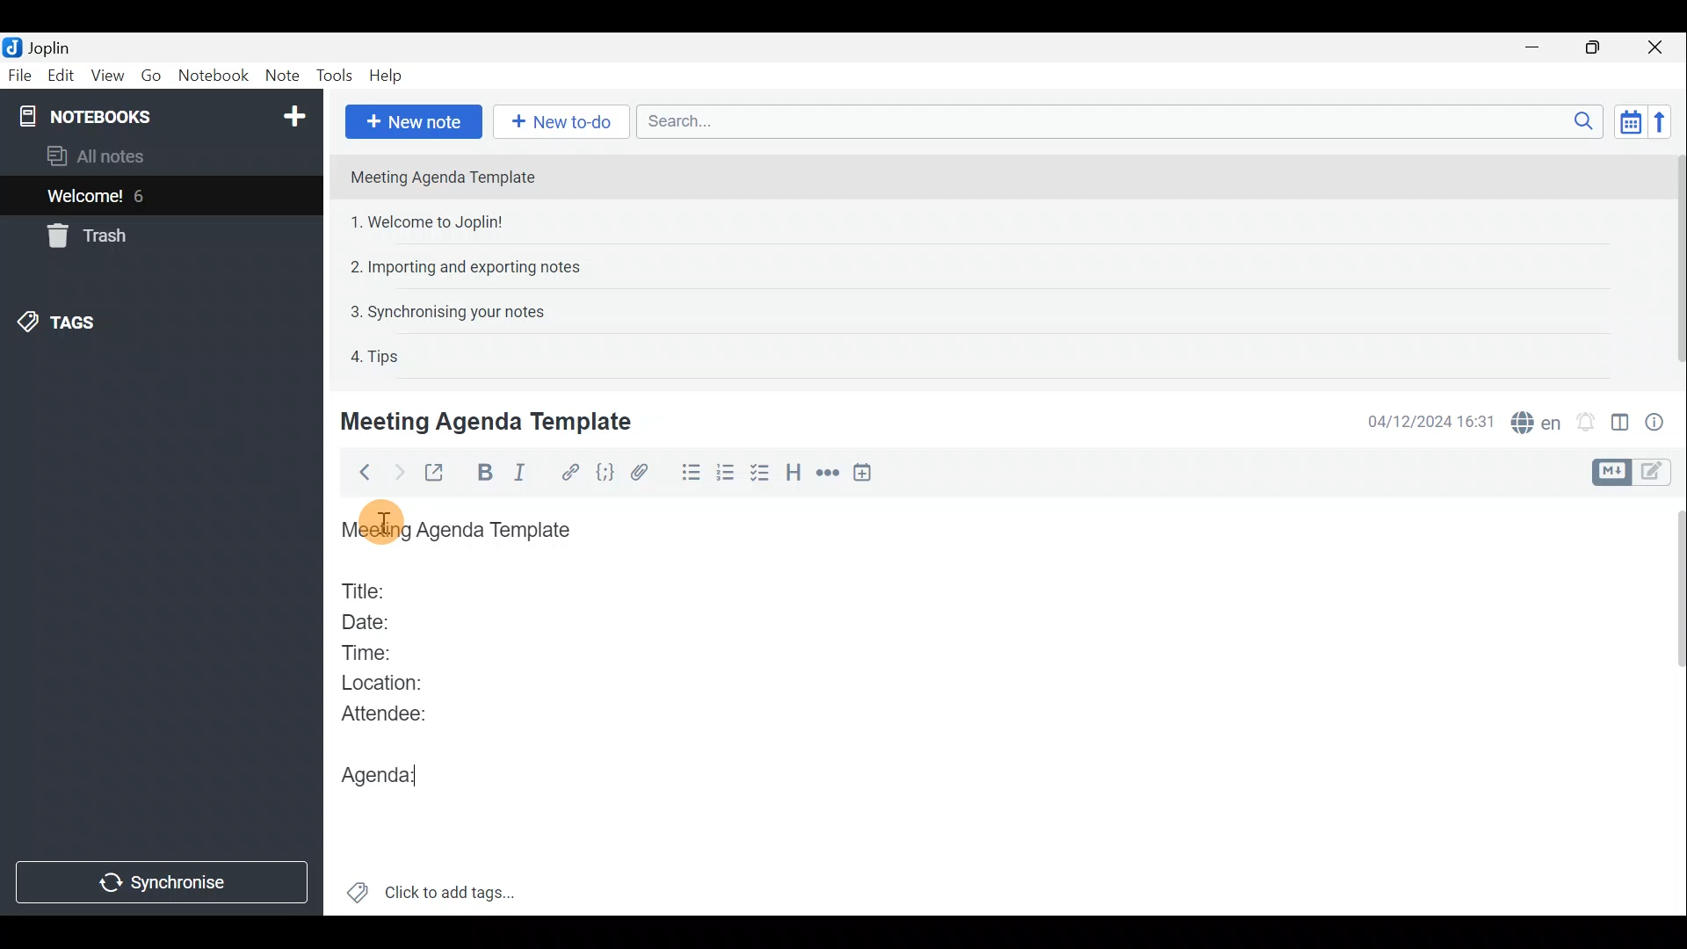 This screenshot has height=949, width=1687. I want to click on All notes, so click(125, 156).